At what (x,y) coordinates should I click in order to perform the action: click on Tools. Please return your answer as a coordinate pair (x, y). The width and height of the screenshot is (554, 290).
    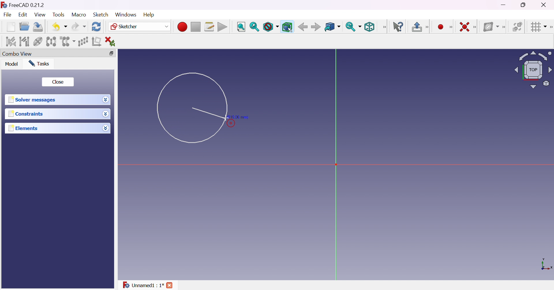
    Looking at the image, I should click on (59, 15).